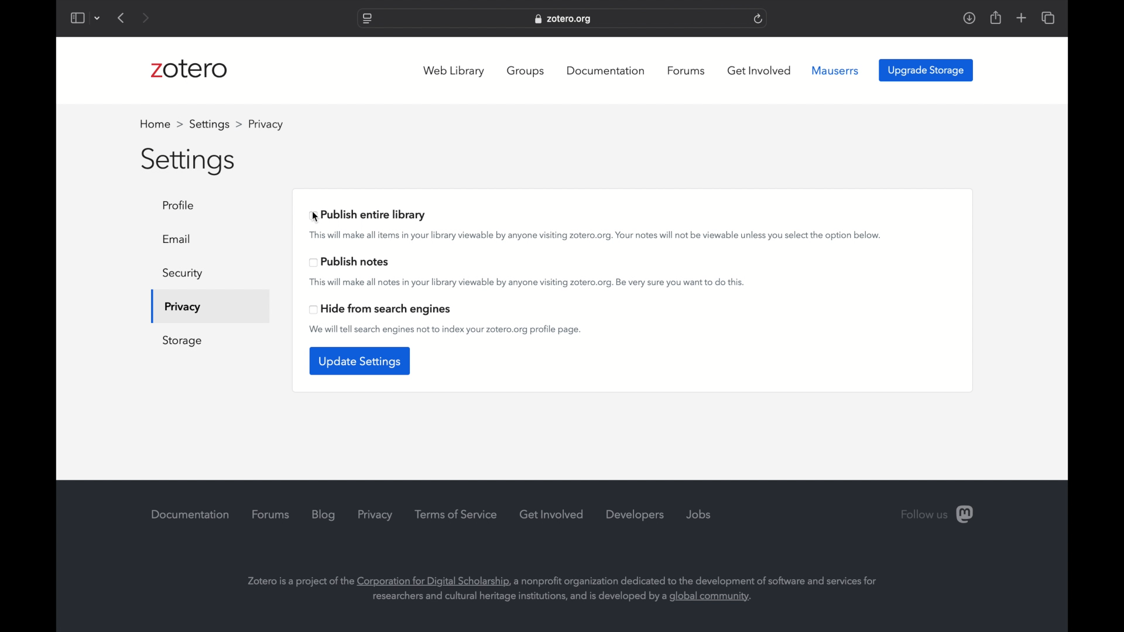 This screenshot has height=632, width=1124. Describe the element at coordinates (183, 273) in the screenshot. I see `security` at that location.